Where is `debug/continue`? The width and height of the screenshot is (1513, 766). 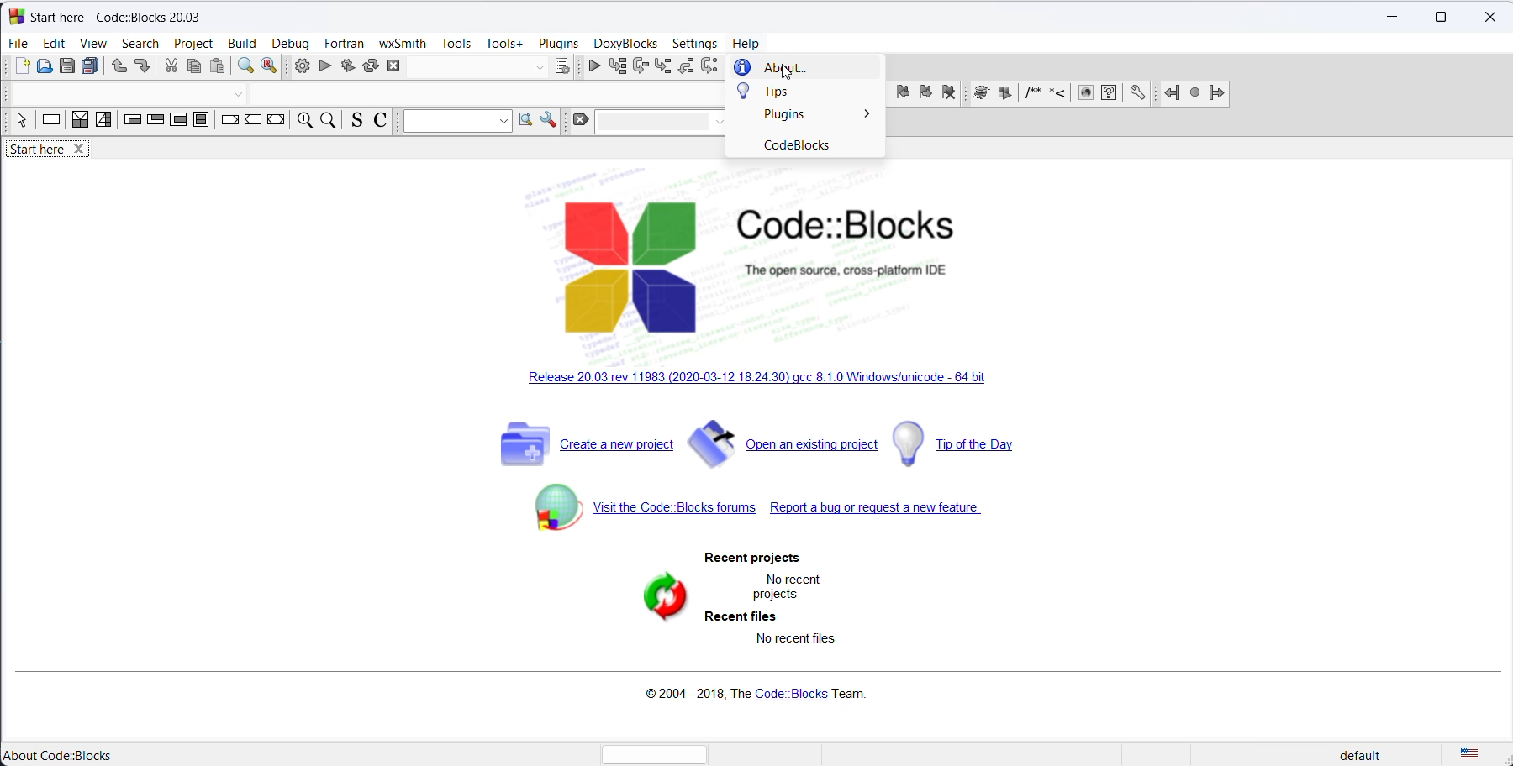
debug/continue is located at coordinates (596, 67).